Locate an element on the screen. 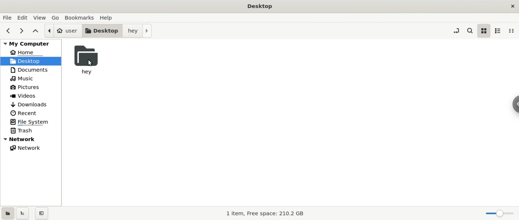  show treeview is located at coordinates (24, 214).